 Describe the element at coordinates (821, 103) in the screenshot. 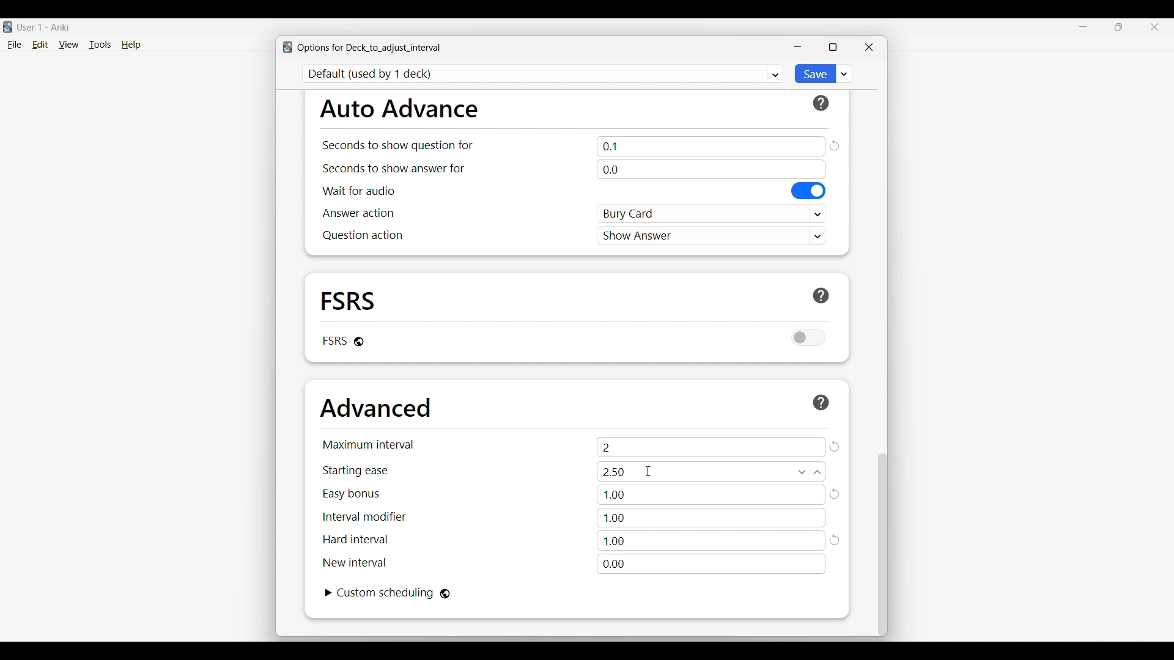

I see `Learn more about respective section` at that location.